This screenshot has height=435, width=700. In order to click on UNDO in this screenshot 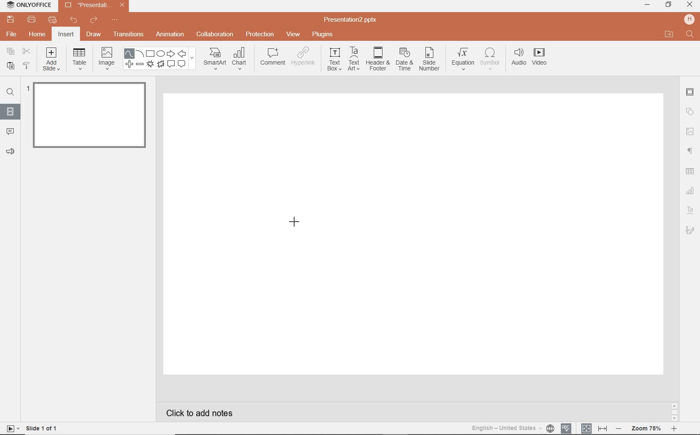, I will do `click(73, 21)`.